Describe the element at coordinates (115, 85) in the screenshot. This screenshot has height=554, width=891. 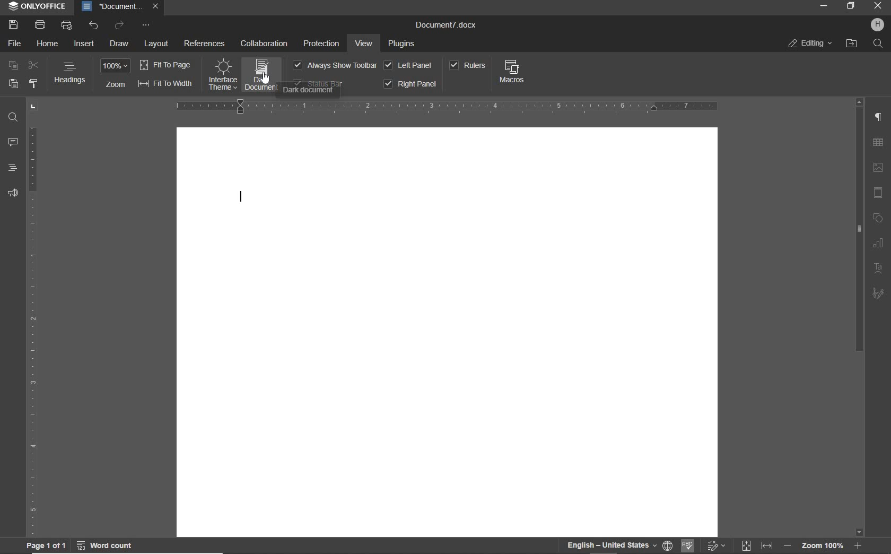
I see `ZOOM` at that location.